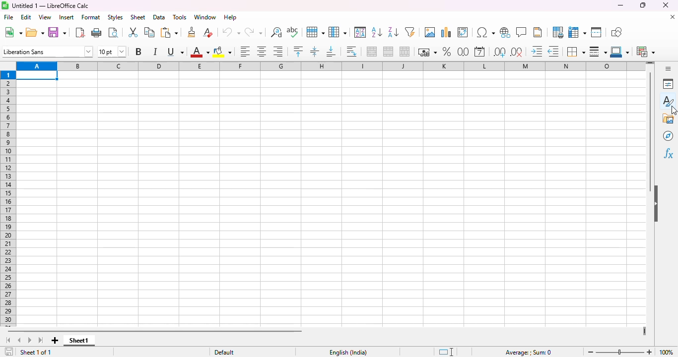 This screenshot has width=678, height=357. What do you see at coordinates (674, 109) in the screenshot?
I see `cursor` at bounding box center [674, 109].